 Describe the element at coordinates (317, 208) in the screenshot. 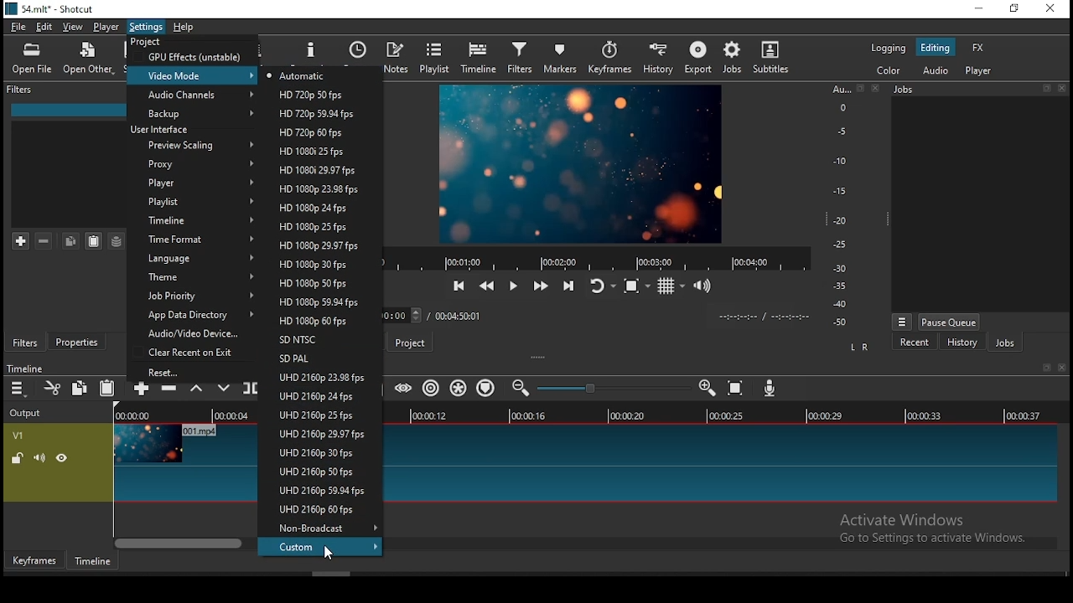

I see `resolution option` at that location.